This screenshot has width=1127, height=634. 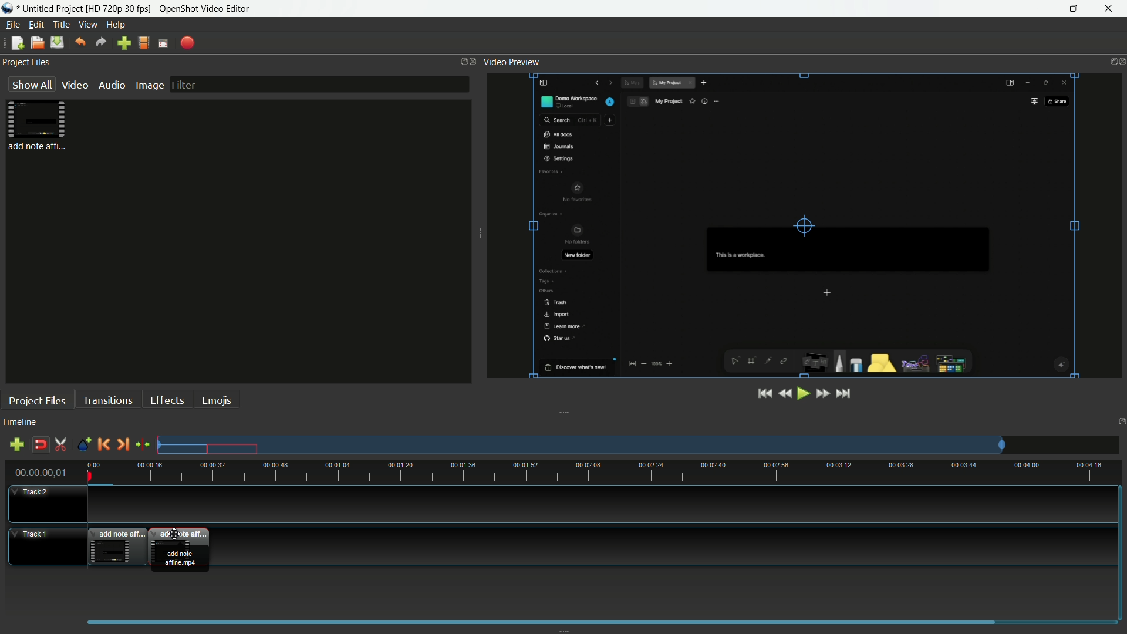 What do you see at coordinates (207, 9) in the screenshot?
I see `app name` at bounding box center [207, 9].